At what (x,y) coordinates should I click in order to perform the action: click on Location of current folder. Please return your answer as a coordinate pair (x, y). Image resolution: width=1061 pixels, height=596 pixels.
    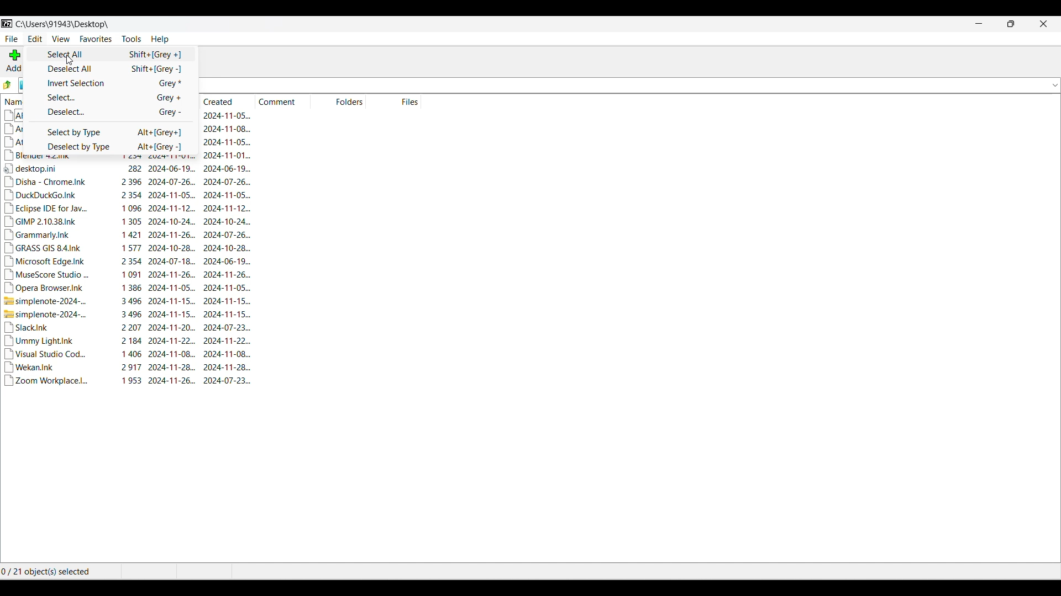
    Looking at the image, I should click on (64, 24).